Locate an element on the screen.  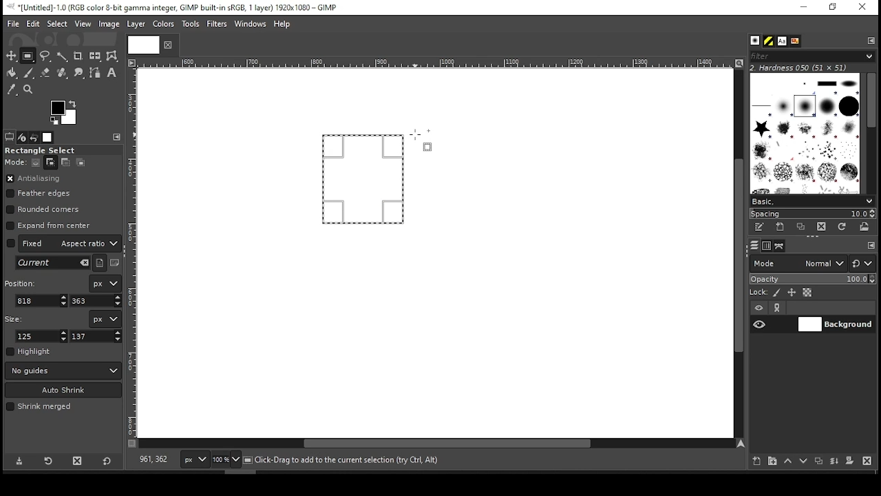
pattern is located at coordinates (769, 41).